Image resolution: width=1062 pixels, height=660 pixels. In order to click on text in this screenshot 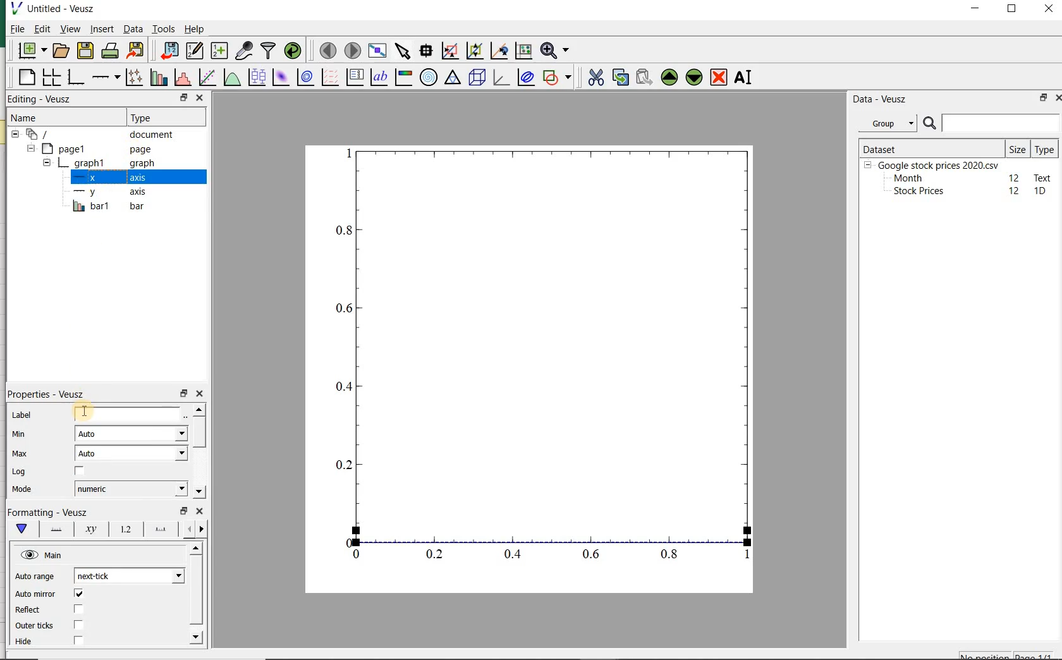, I will do `click(1041, 177)`.